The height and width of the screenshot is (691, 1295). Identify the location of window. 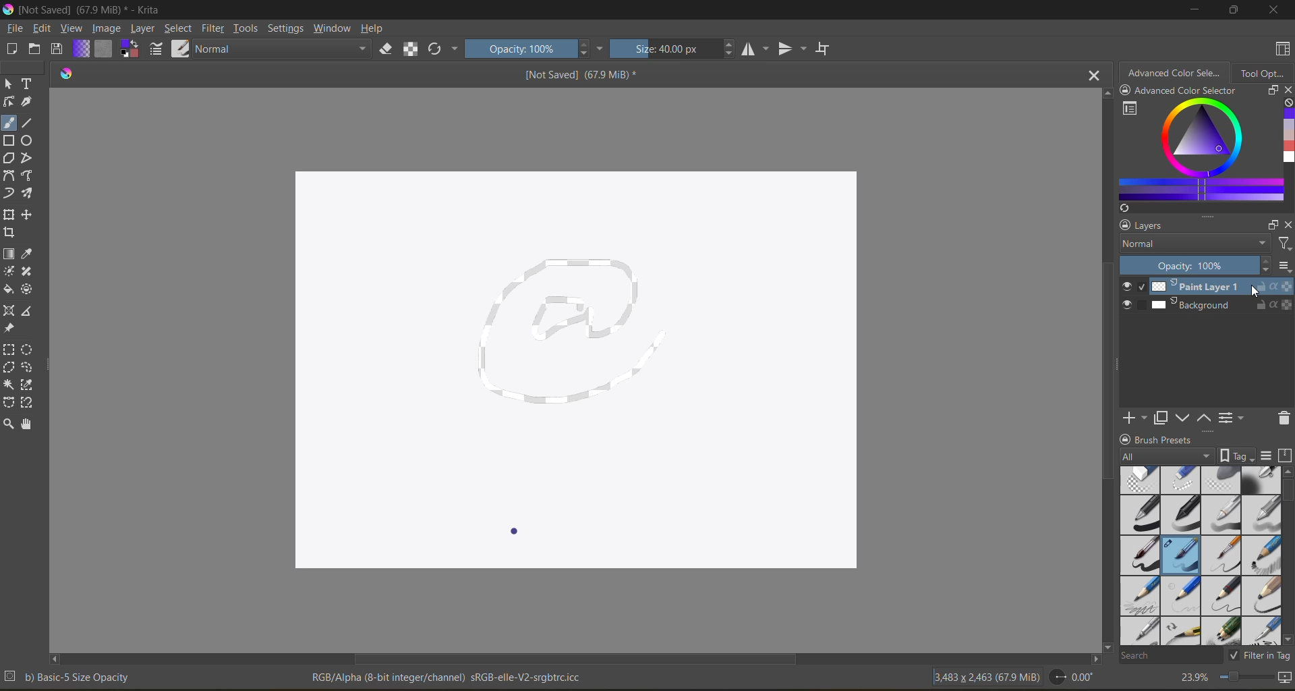
(333, 28).